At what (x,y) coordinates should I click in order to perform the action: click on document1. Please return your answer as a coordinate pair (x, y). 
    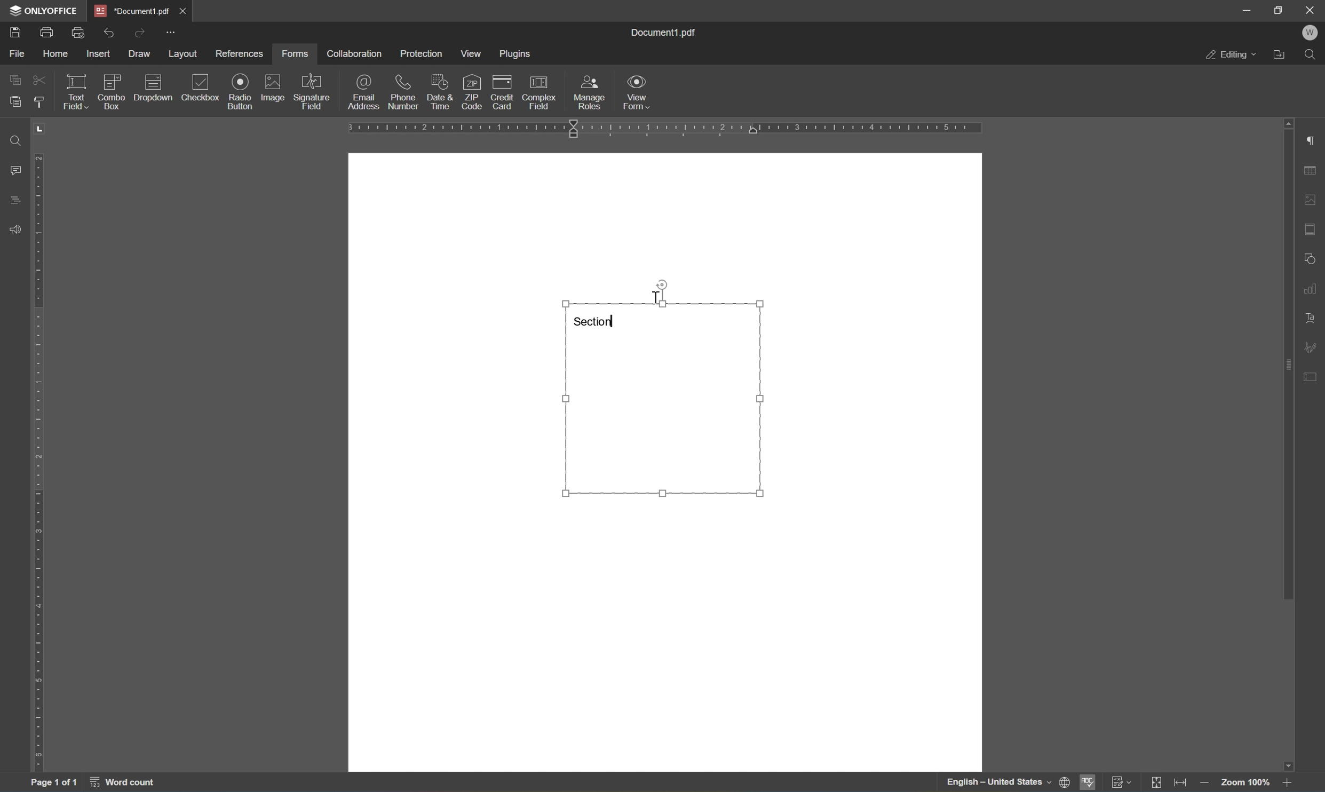
    Looking at the image, I should click on (133, 11).